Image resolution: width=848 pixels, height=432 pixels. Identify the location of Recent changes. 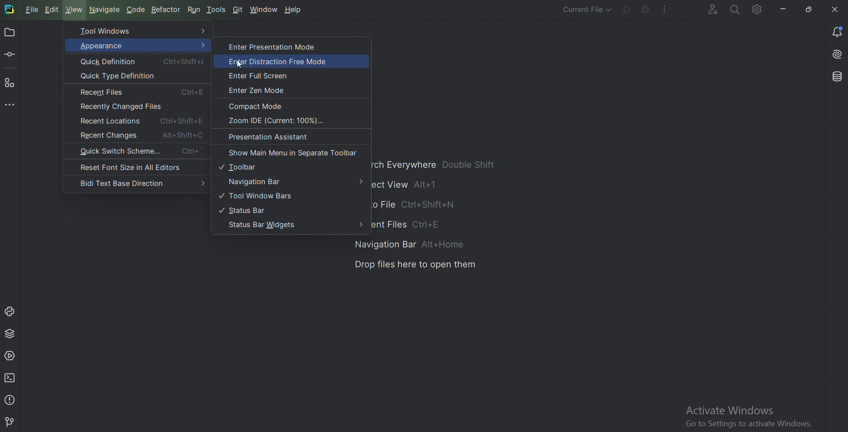
(141, 135).